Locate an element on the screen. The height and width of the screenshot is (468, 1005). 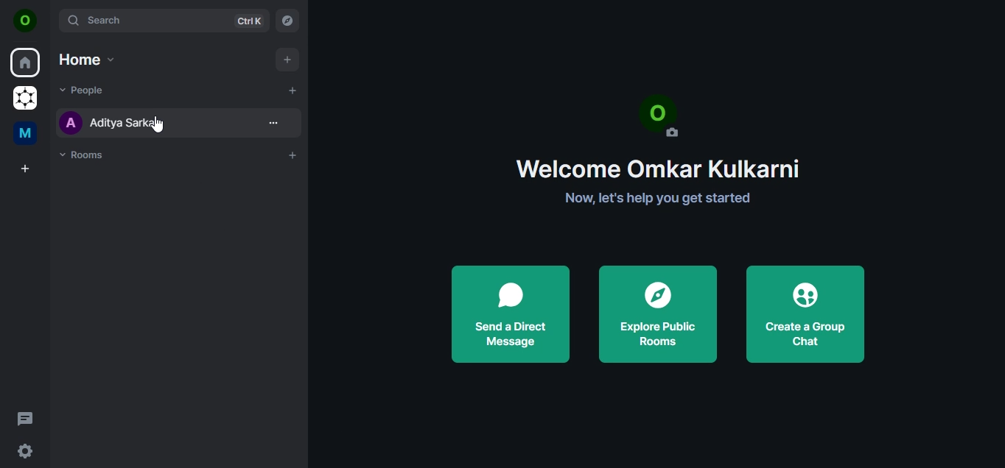
home is located at coordinates (88, 59).